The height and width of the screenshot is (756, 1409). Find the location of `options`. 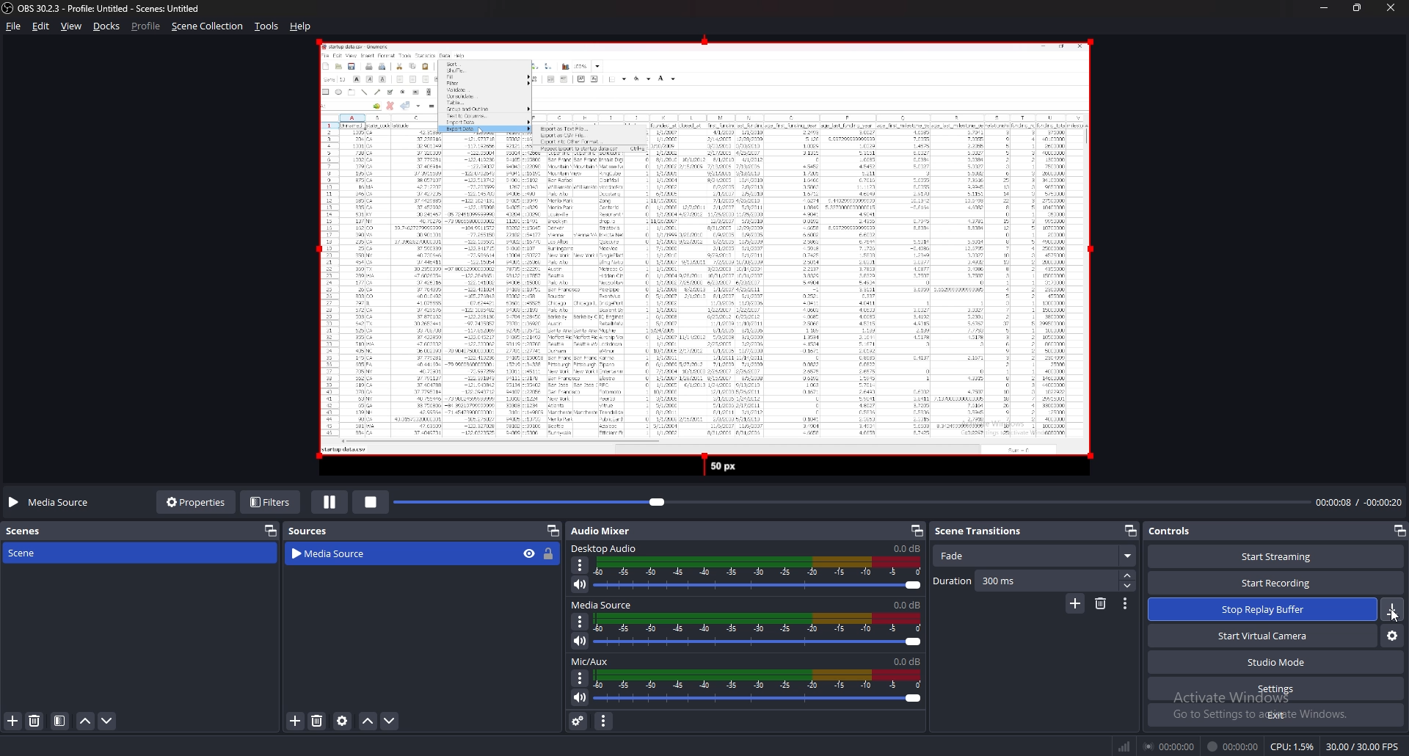

options is located at coordinates (582, 621).